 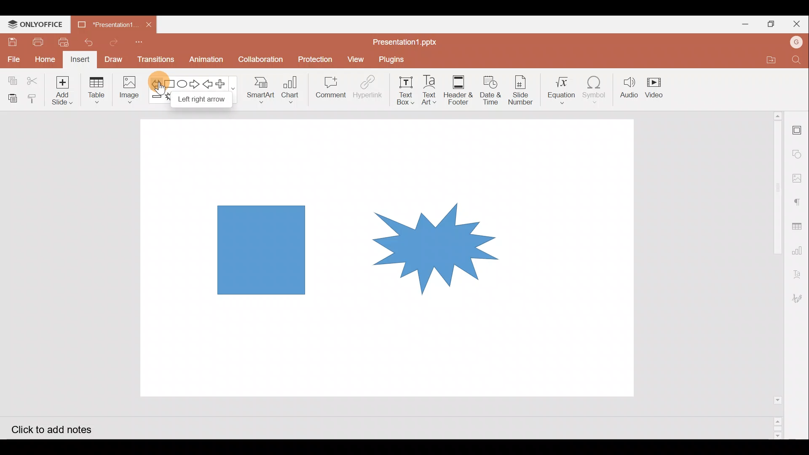 What do you see at coordinates (201, 99) in the screenshot?
I see `Left right arrow` at bounding box center [201, 99].